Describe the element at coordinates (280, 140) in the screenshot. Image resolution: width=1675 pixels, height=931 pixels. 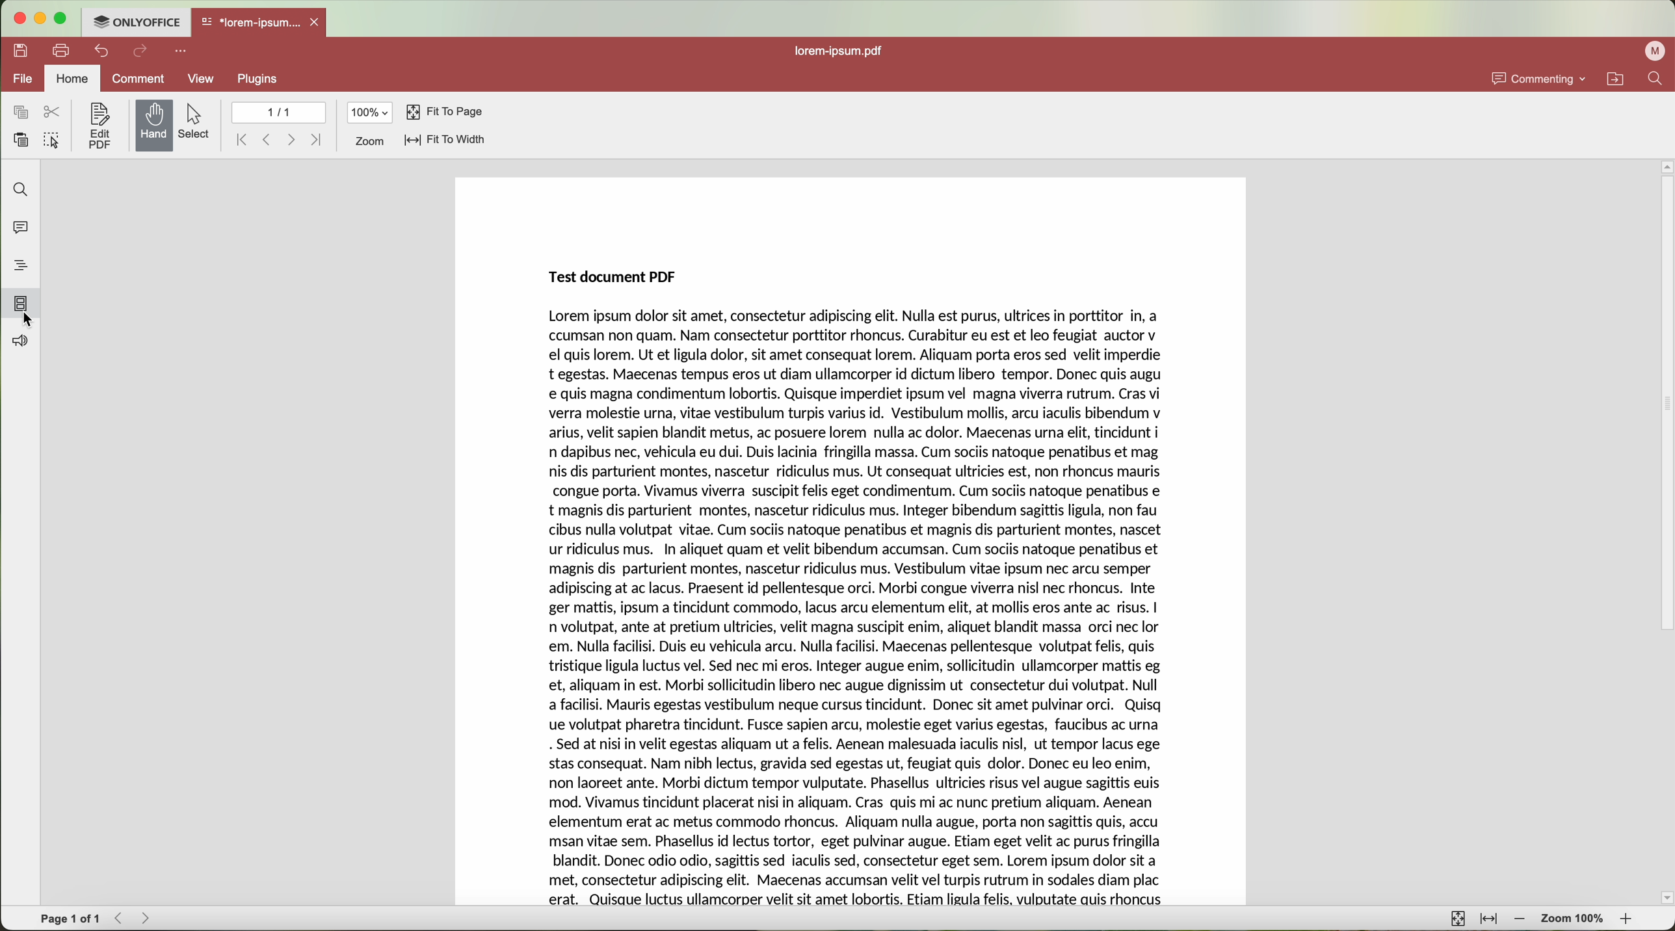
I see `navigate arrows` at that location.